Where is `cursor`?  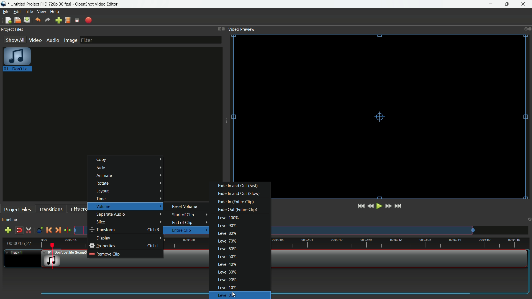 cursor is located at coordinates (234, 294).